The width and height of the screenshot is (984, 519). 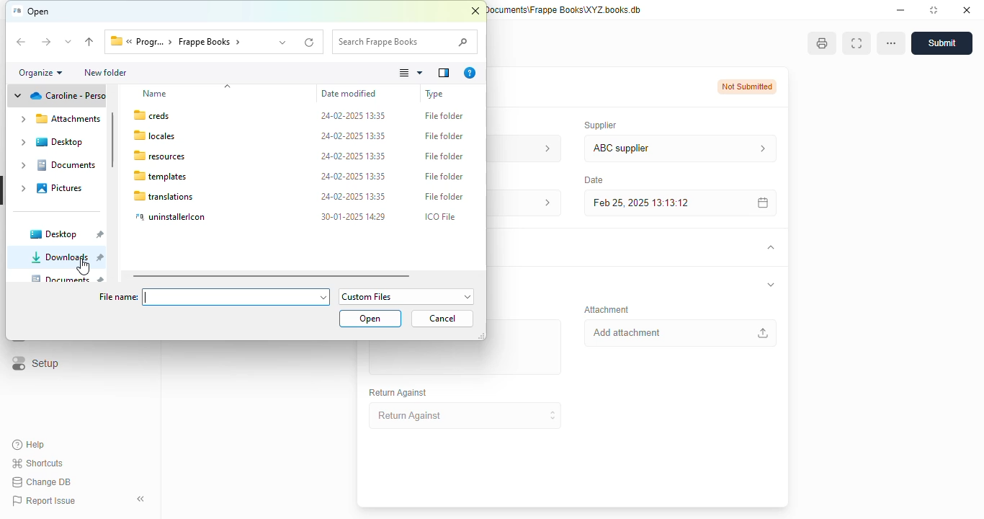 I want to click on translations, so click(x=164, y=196).